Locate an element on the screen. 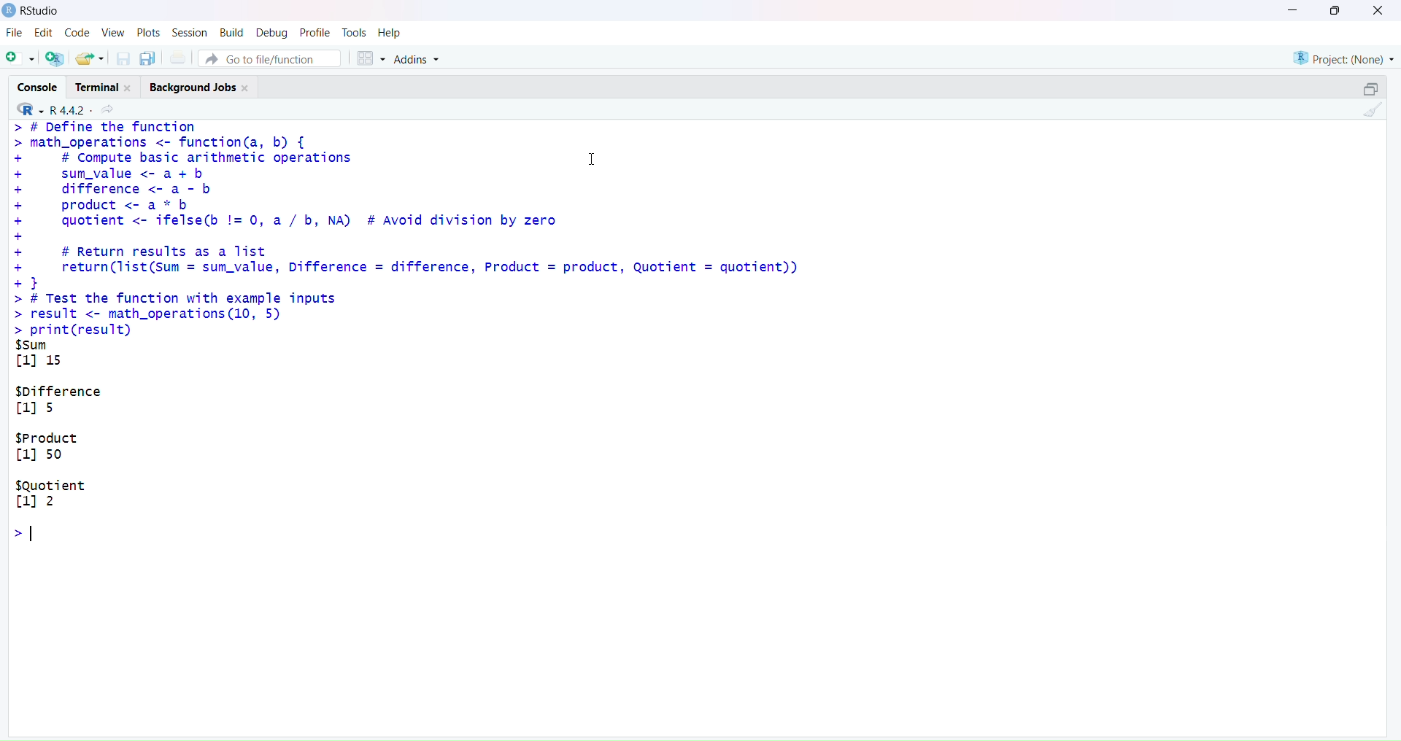  Save all open documents (Ctrl + Alt + S) is located at coordinates (147, 57).